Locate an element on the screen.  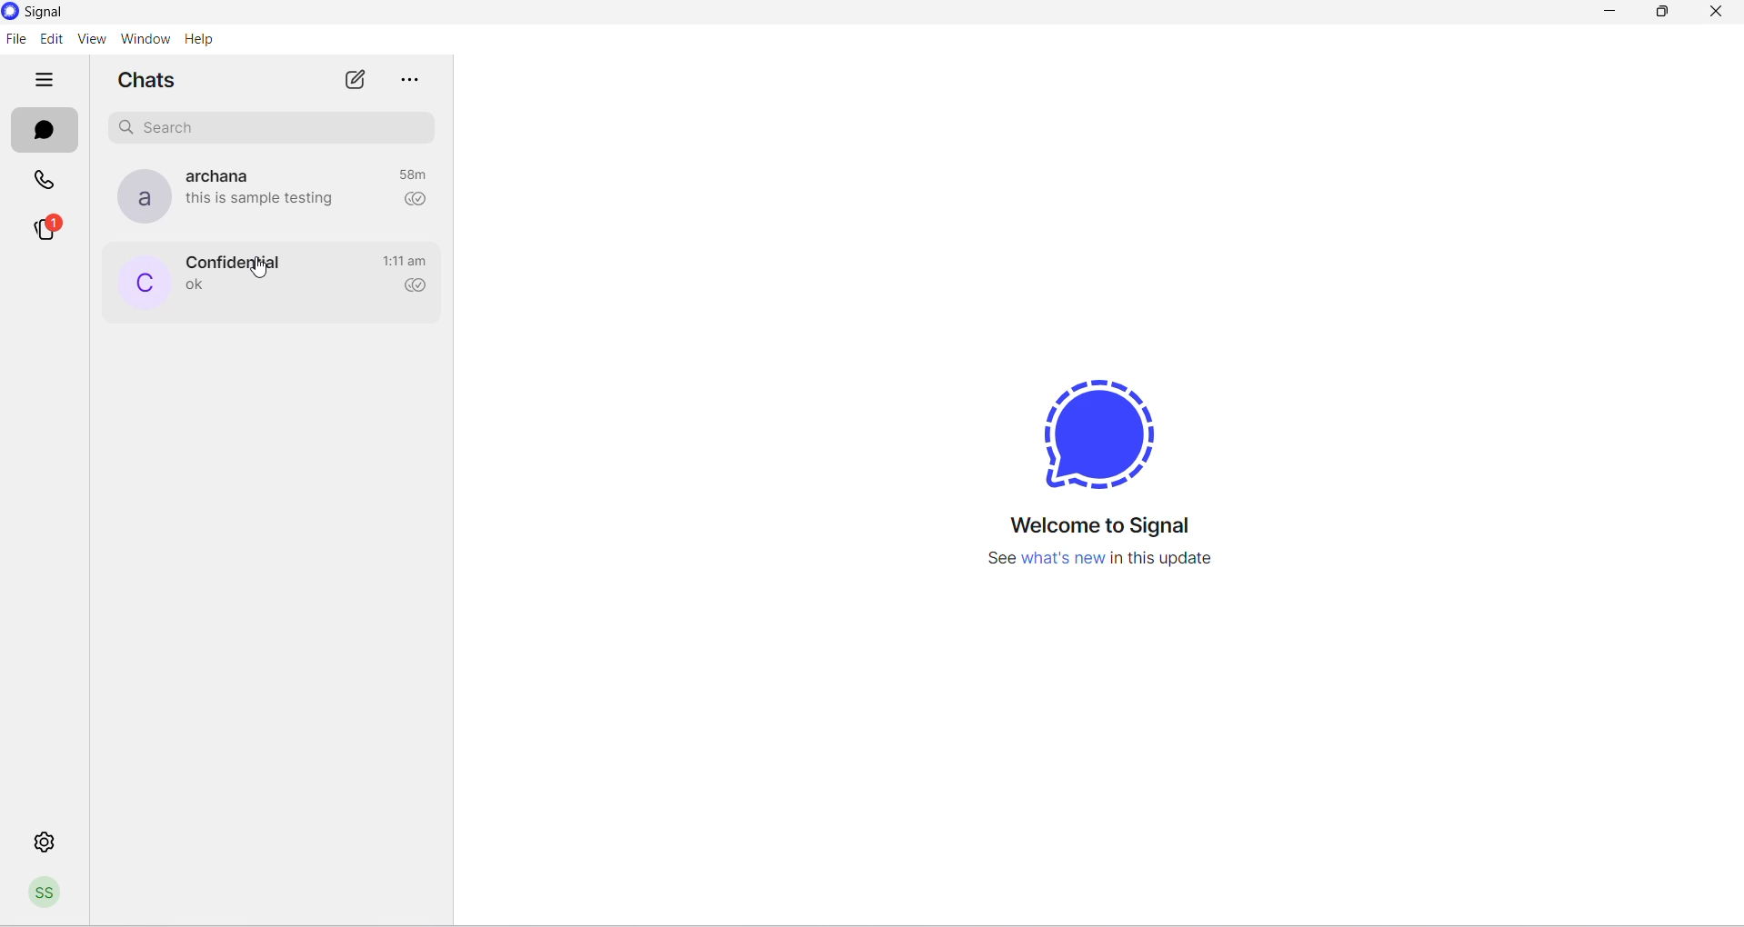
view is located at coordinates (92, 40).